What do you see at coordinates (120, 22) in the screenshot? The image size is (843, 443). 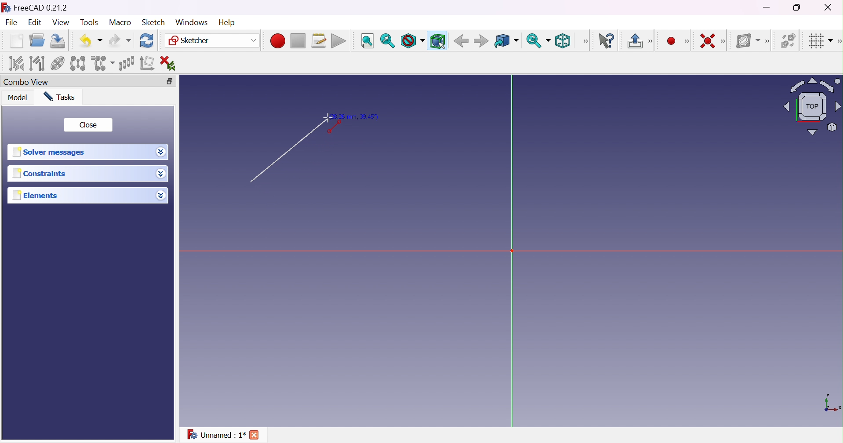 I see `Macro` at bounding box center [120, 22].